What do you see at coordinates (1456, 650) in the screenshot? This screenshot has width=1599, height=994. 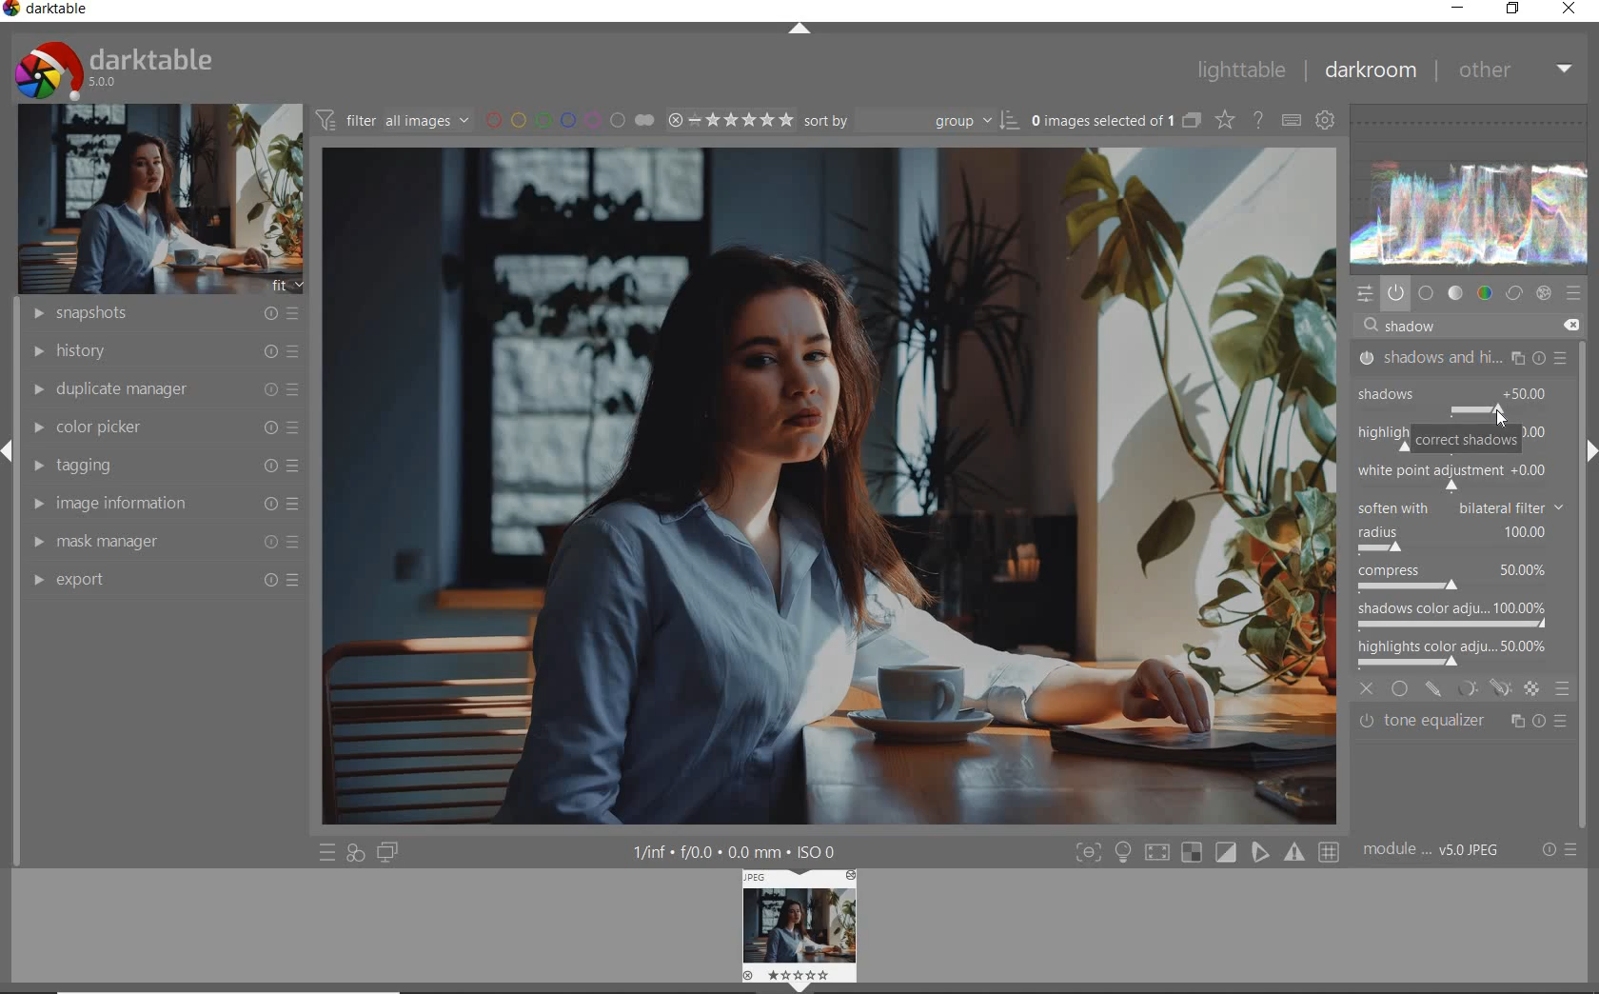 I see `highlights color adjustment` at bounding box center [1456, 650].